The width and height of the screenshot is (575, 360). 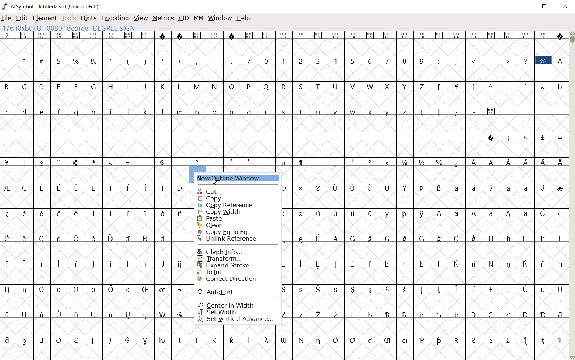 I want to click on AtSymbol Untitled2.sfd (UnicodeFull), so click(x=52, y=6).